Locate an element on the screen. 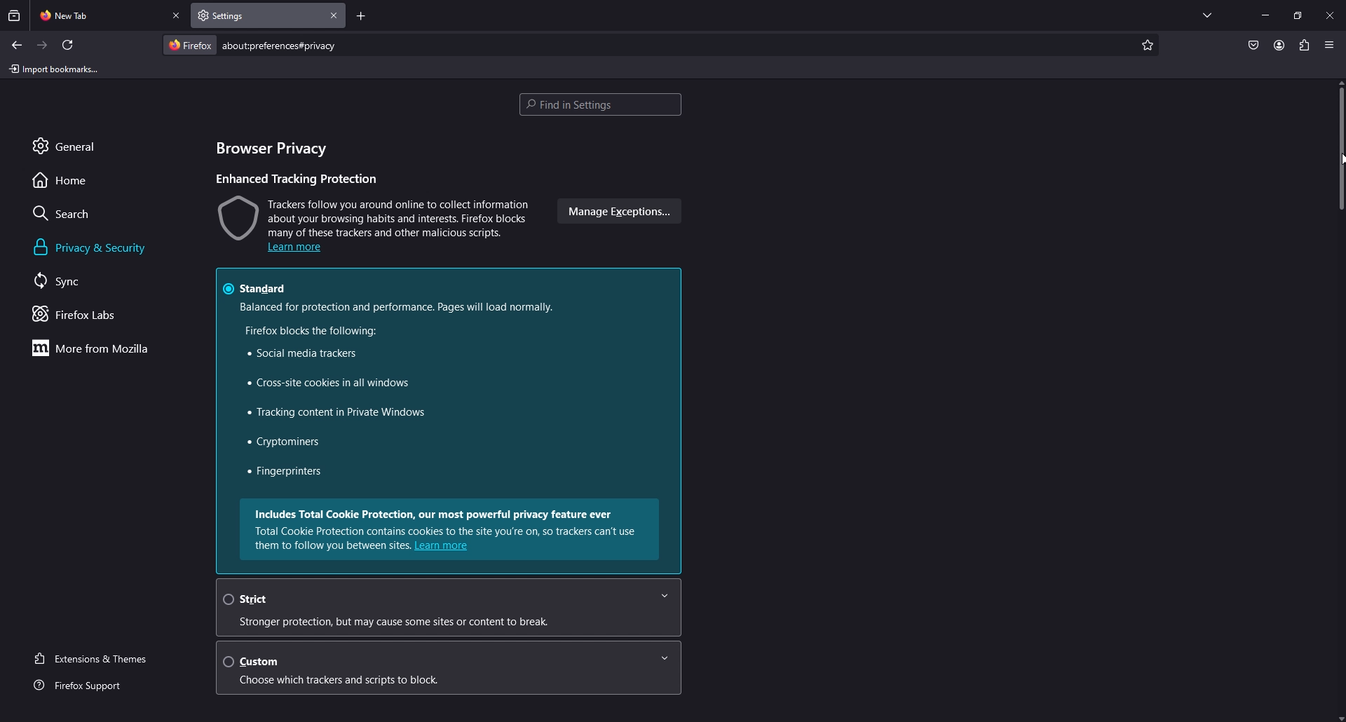 This screenshot has width=1346, height=722. privacy and security is located at coordinates (93, 247).